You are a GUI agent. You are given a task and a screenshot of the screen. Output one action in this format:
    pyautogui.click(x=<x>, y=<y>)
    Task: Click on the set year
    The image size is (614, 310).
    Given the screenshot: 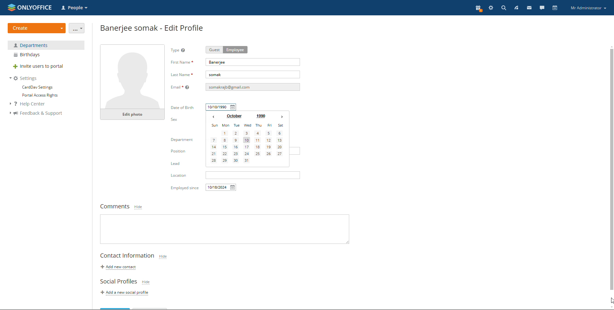 What is the action you would take?
    pyautogui.click(x=261, y=116)
    